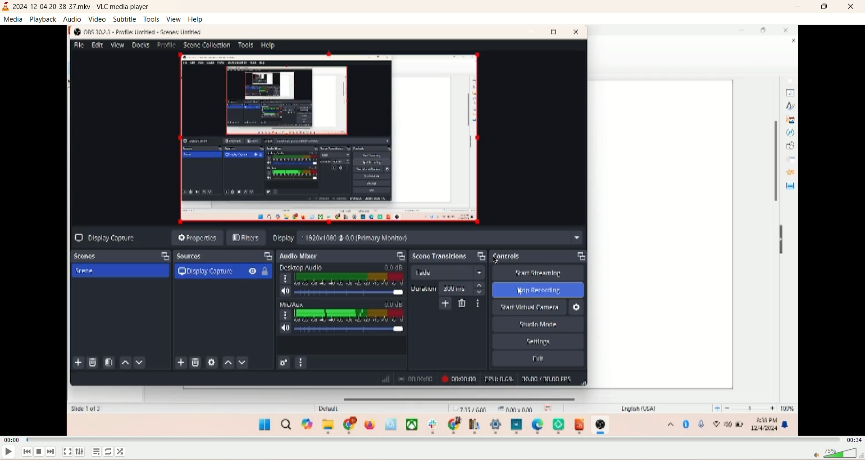  What do you see at coordinates (838, 453) in the screenshot?
I see `volume bar  ` at bounding box center [838, 453].